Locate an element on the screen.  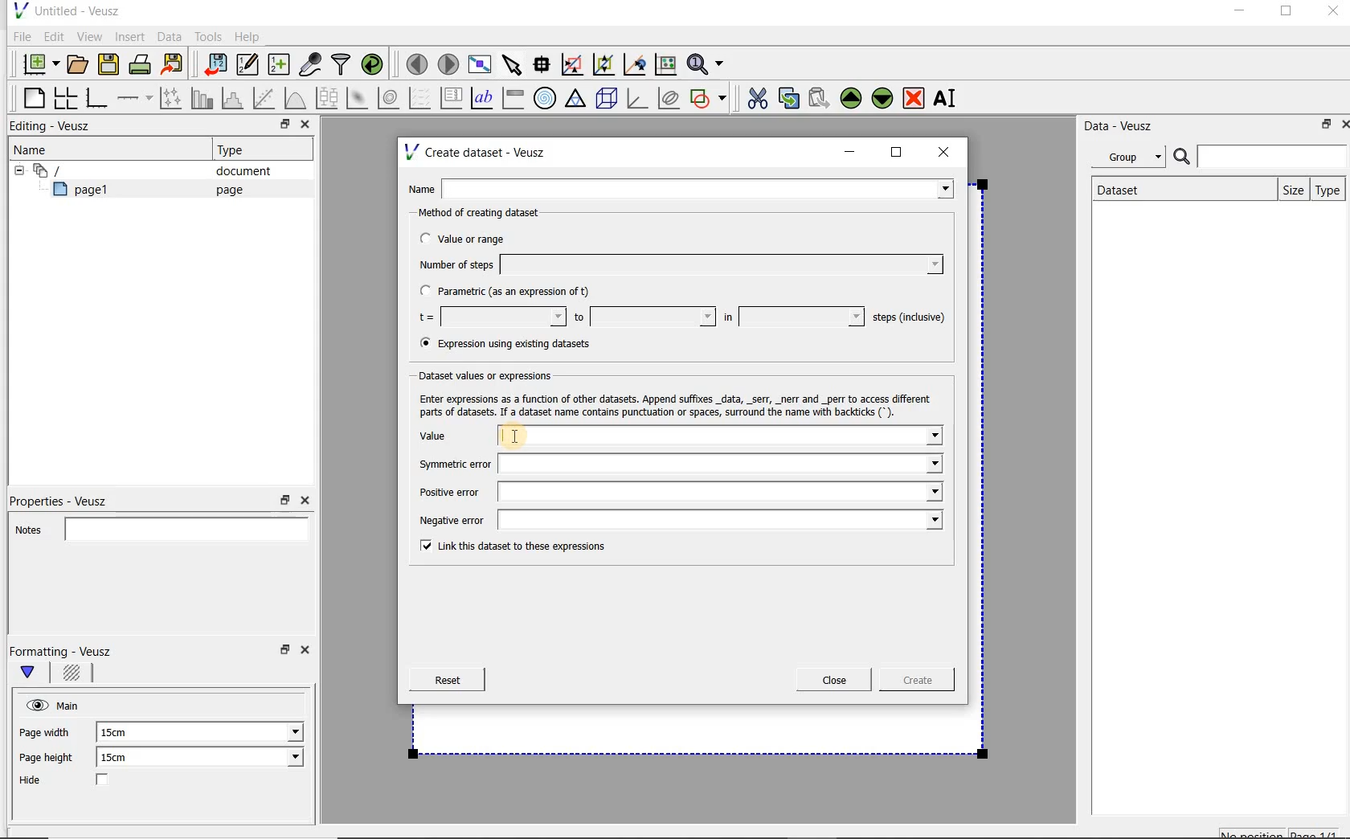
click to zoom out of graph axes is located at coordinates (604, 65).